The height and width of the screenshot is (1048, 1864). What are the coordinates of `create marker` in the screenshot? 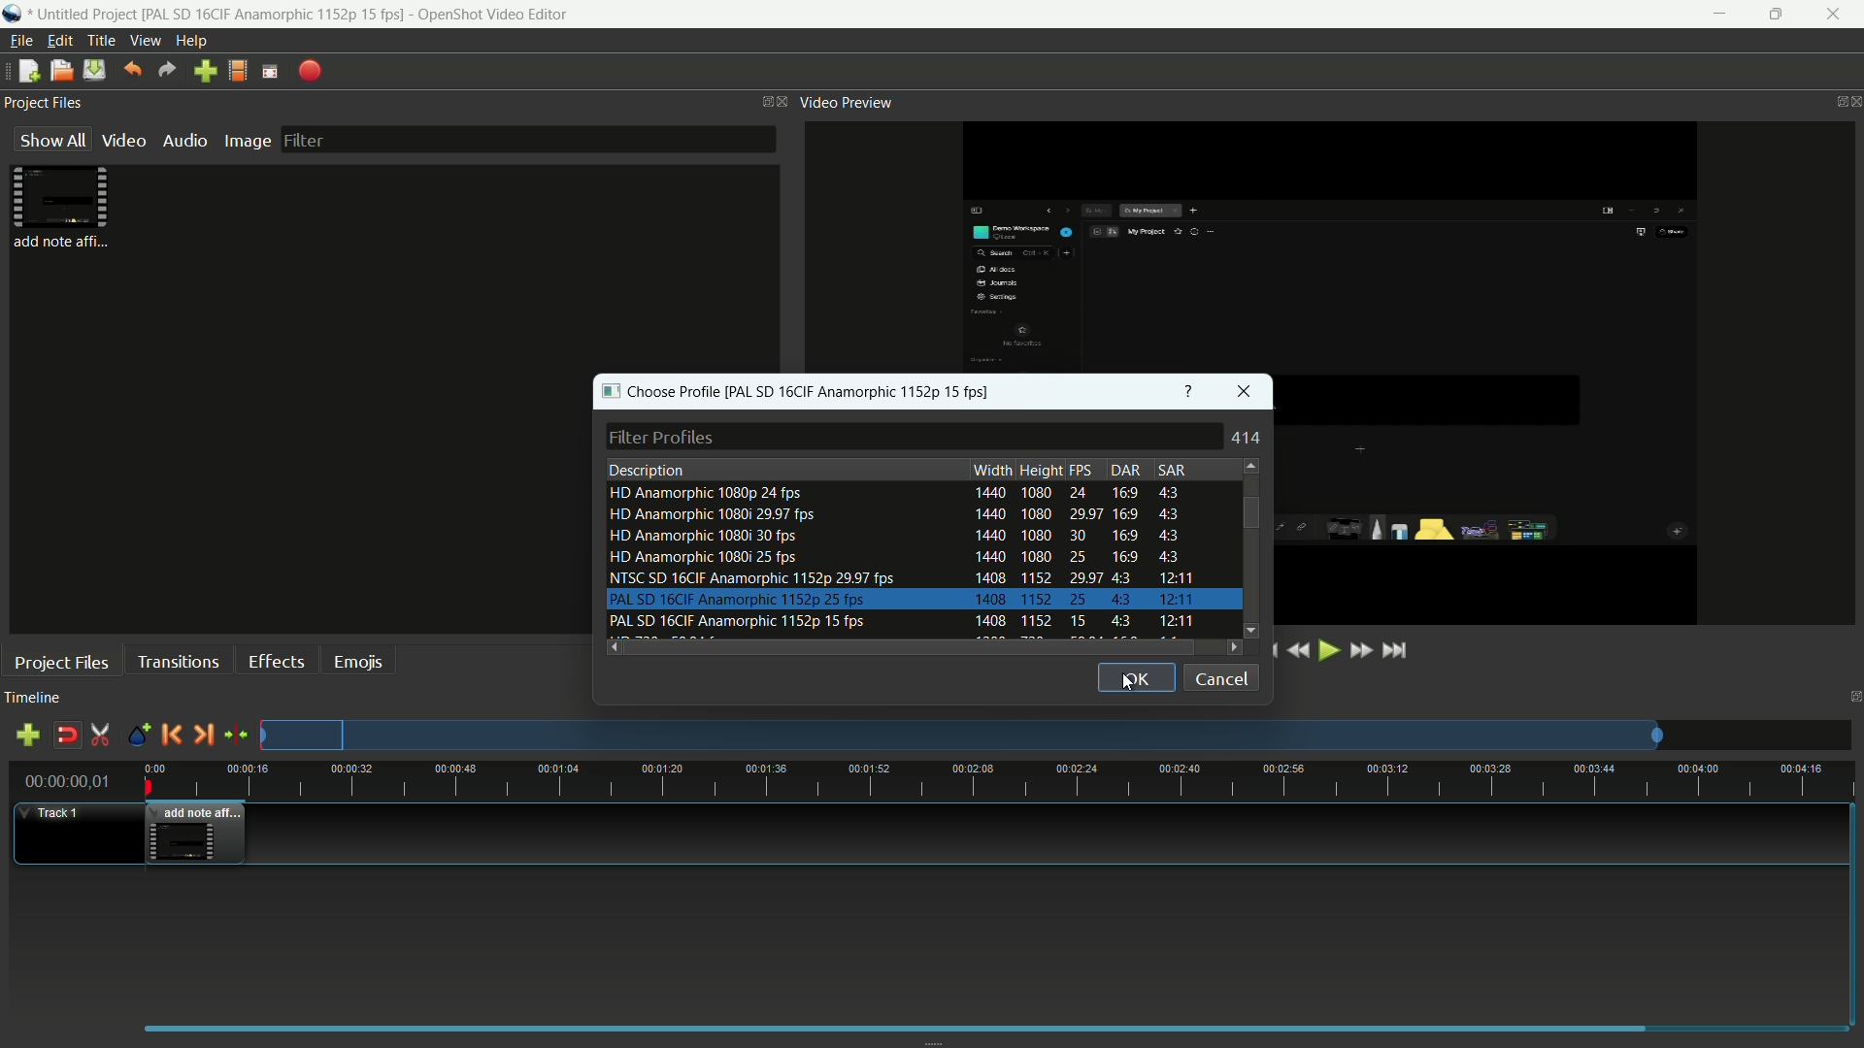 It's located at (138, 736).